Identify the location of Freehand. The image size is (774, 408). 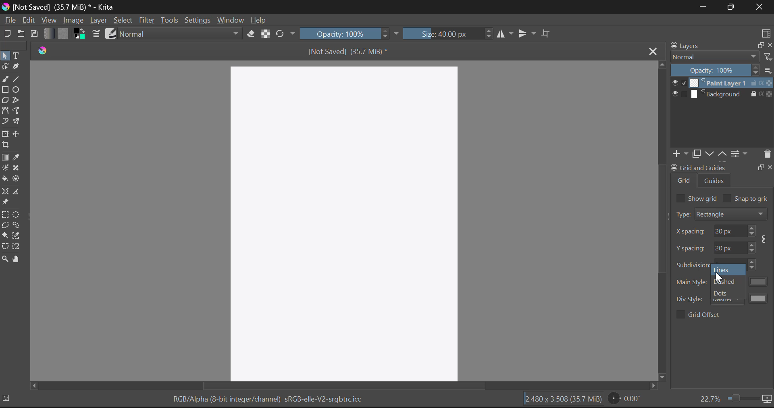
(5, 79).